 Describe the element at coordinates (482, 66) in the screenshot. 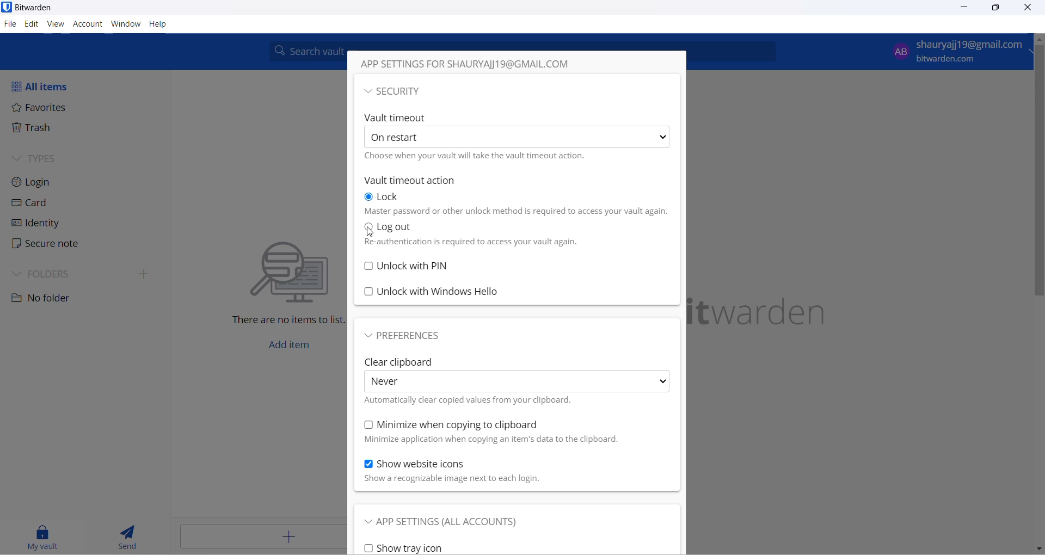

I see `heading` at that location.